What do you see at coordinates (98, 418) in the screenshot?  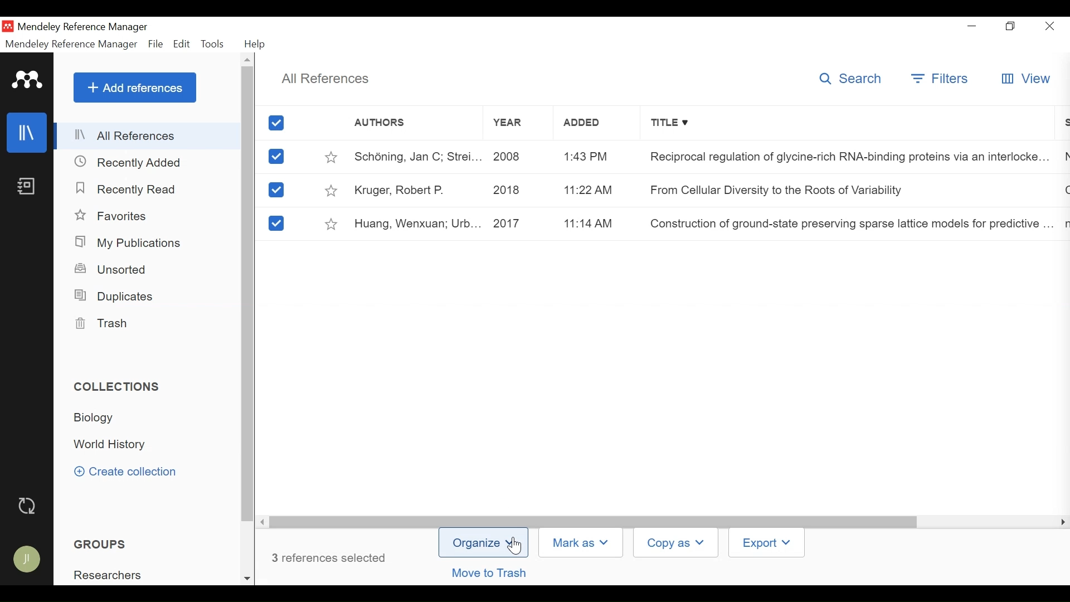 I see `Collection` at bounding box center [98, 418].